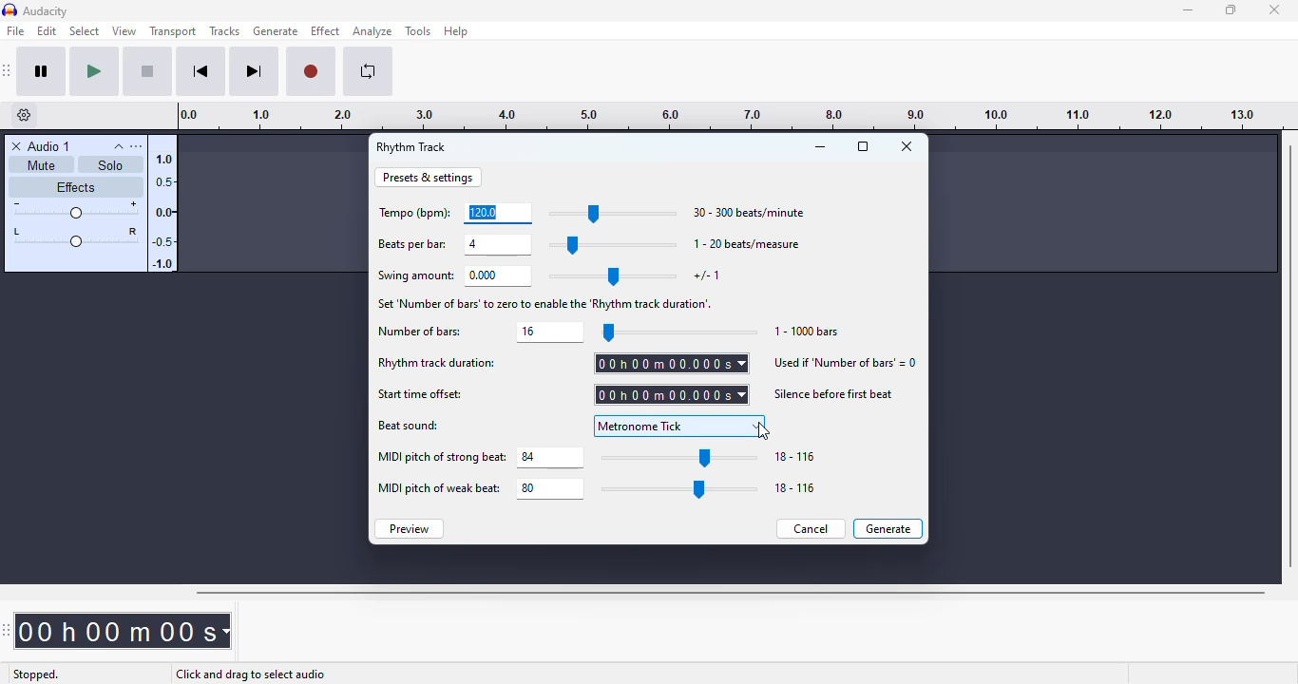  Describe the element at coordinates (48, 30) in the screenshot. I see `edit` at that location.